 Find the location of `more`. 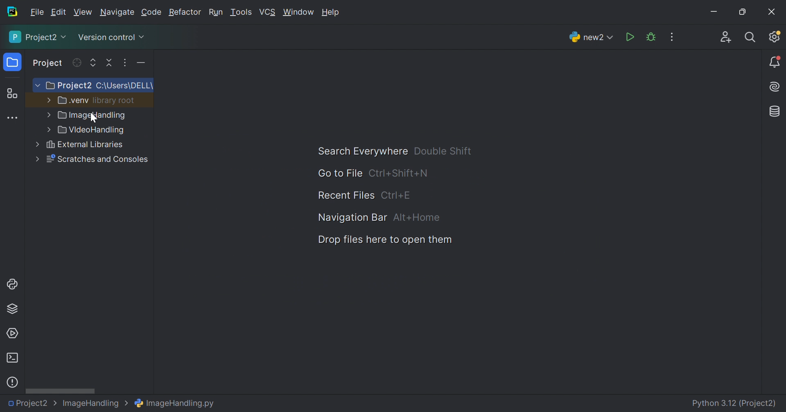

more is located at coordinates (34, 145).